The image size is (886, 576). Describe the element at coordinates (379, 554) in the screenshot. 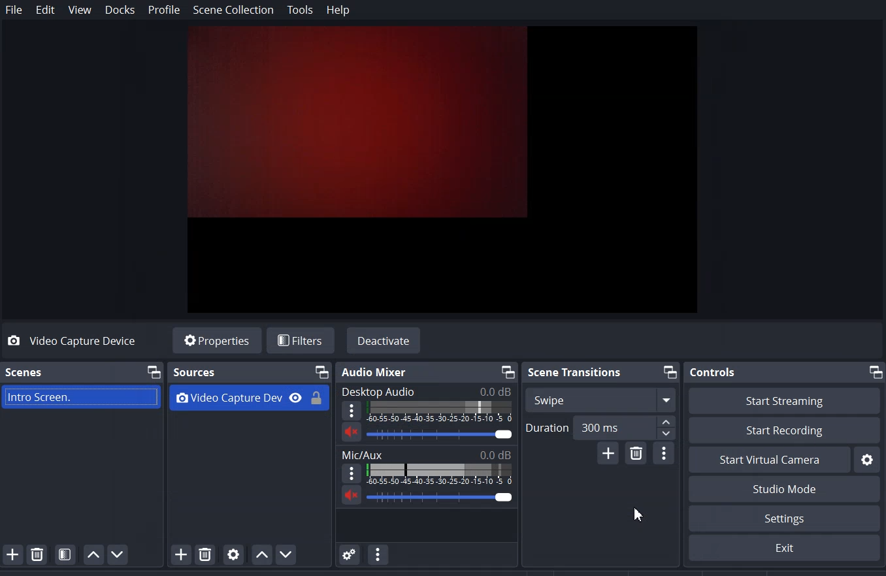

I see `Audio Mixer Menu` at that location.